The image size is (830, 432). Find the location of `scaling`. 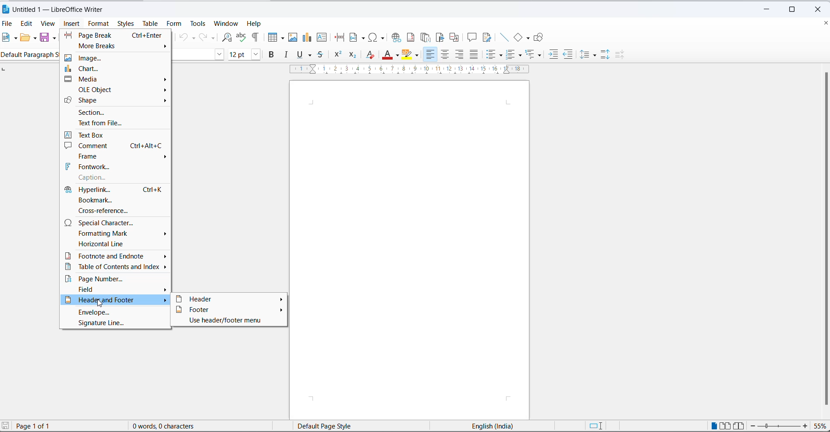

scaling is located at coordinates (417, 71).